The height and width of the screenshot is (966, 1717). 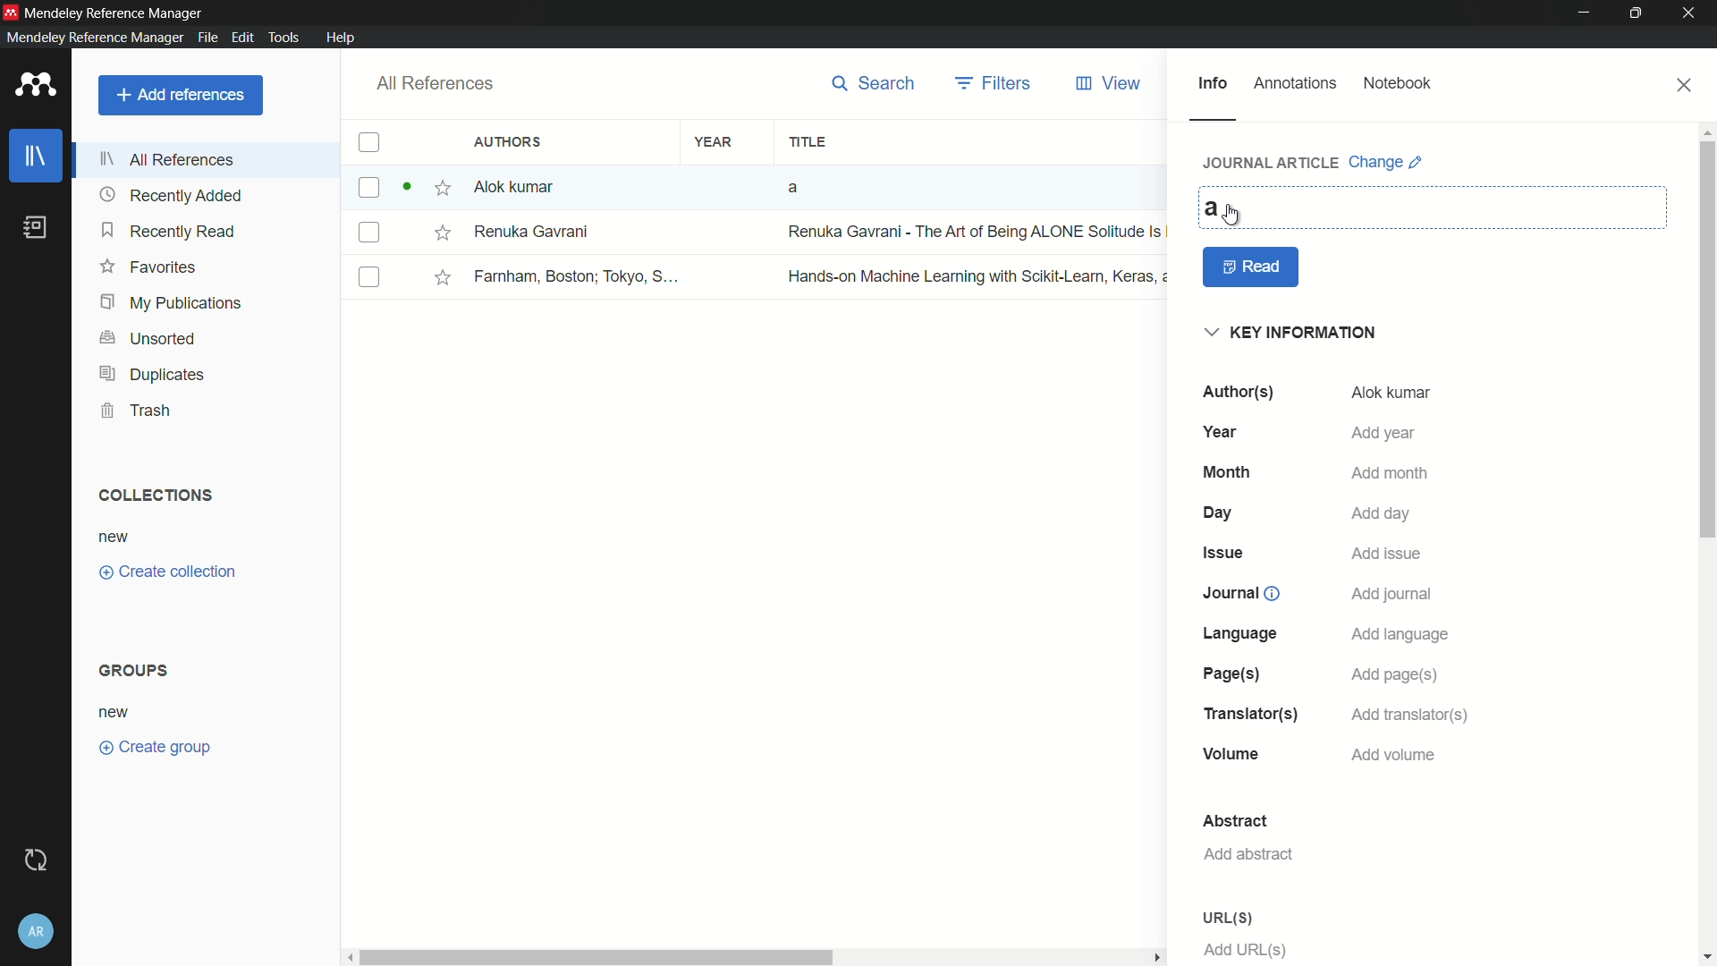 I want to click on language, so click(x=1242, y=633).